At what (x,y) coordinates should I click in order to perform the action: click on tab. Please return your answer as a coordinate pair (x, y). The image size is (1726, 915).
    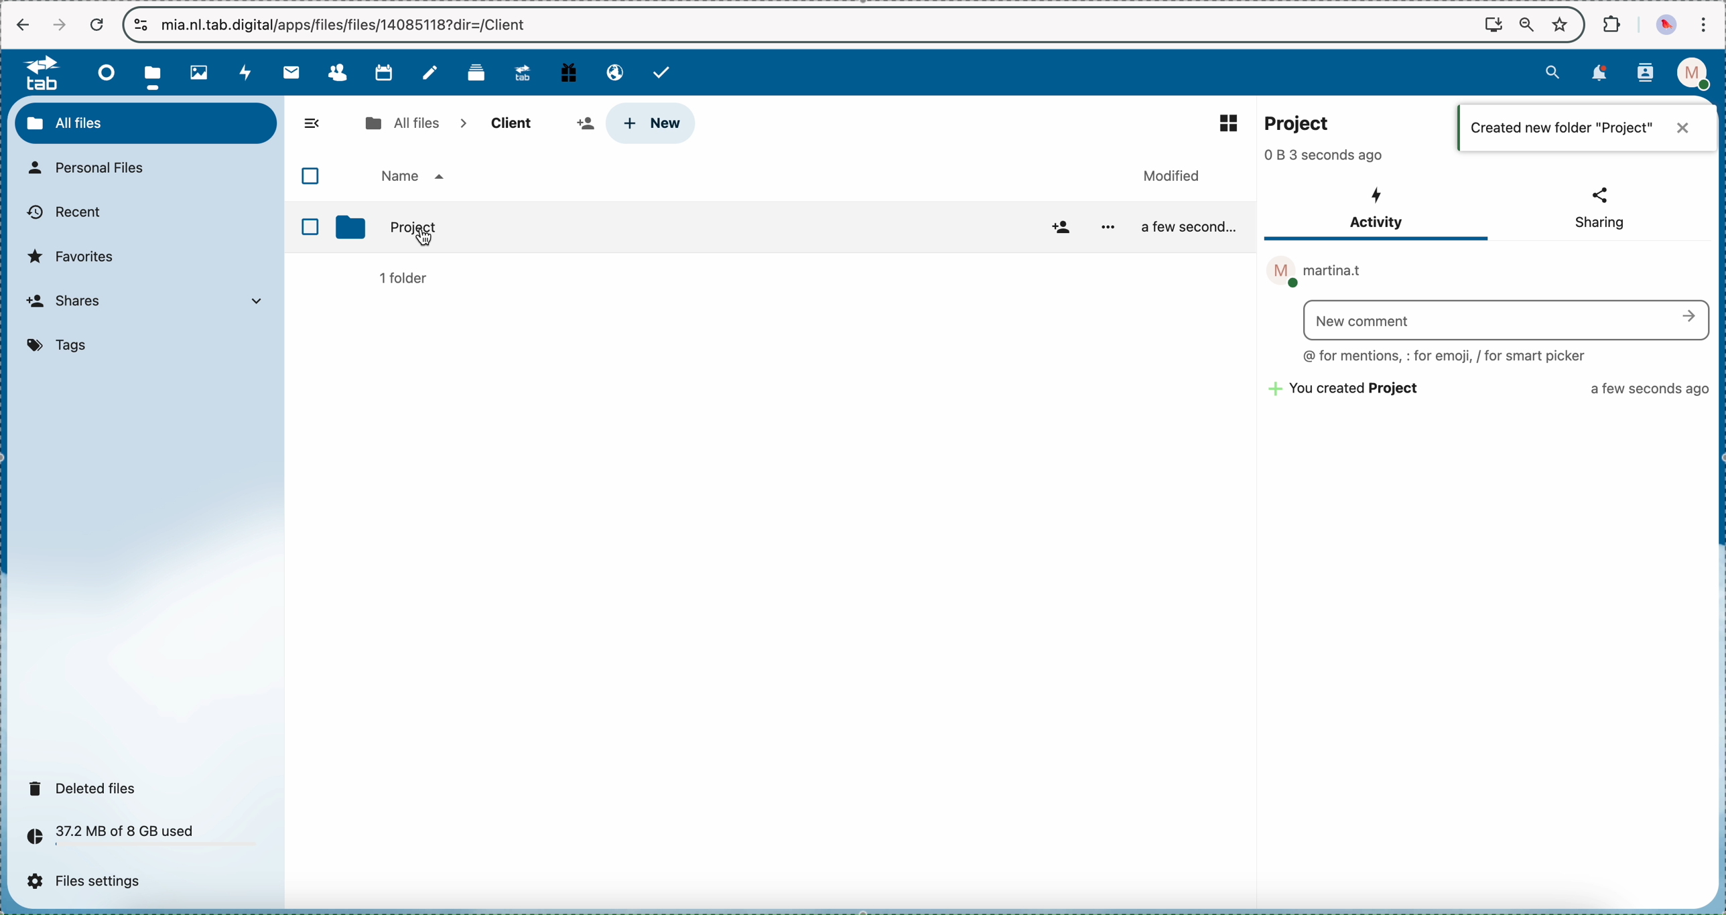
    Looking at the image, I should click on (36, 72).